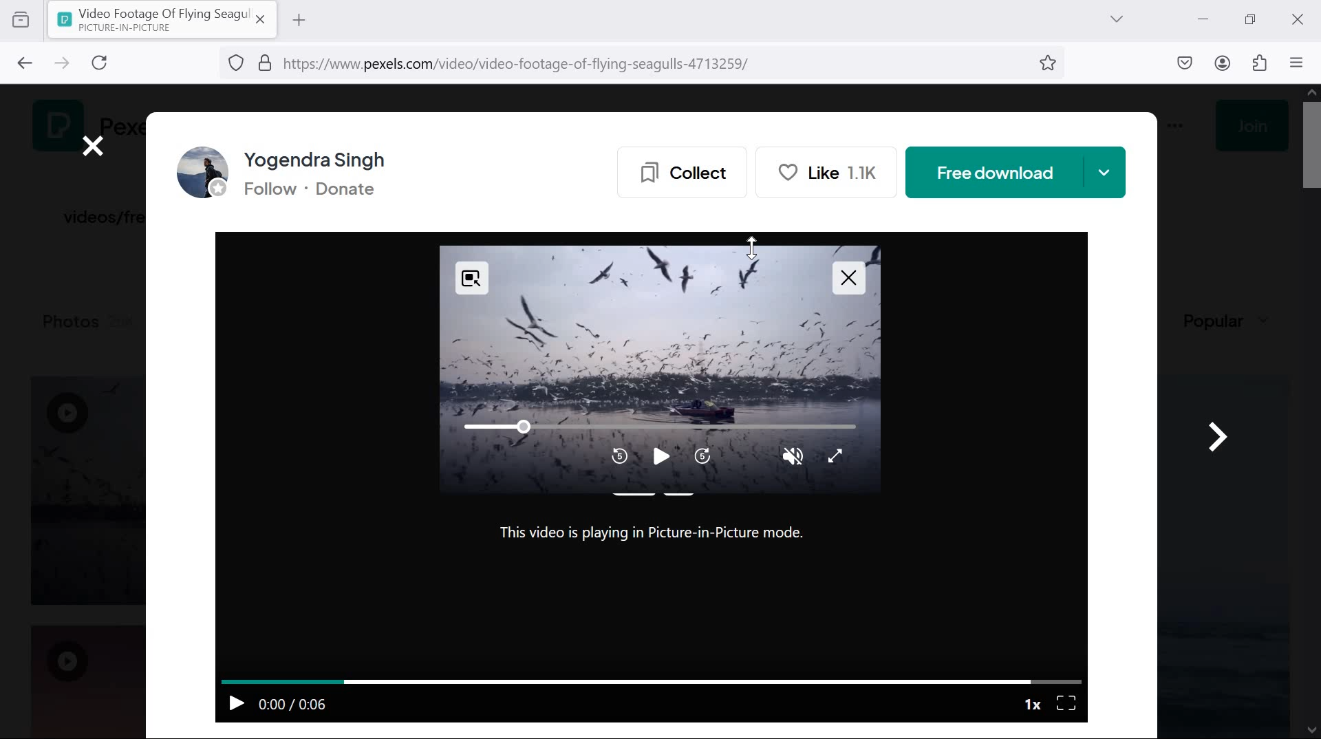 The image size is (1321, 739). What do you see at coordinates (62, 65) in the screenshot?
I see `go to next page` at bounding box center [62, 65].